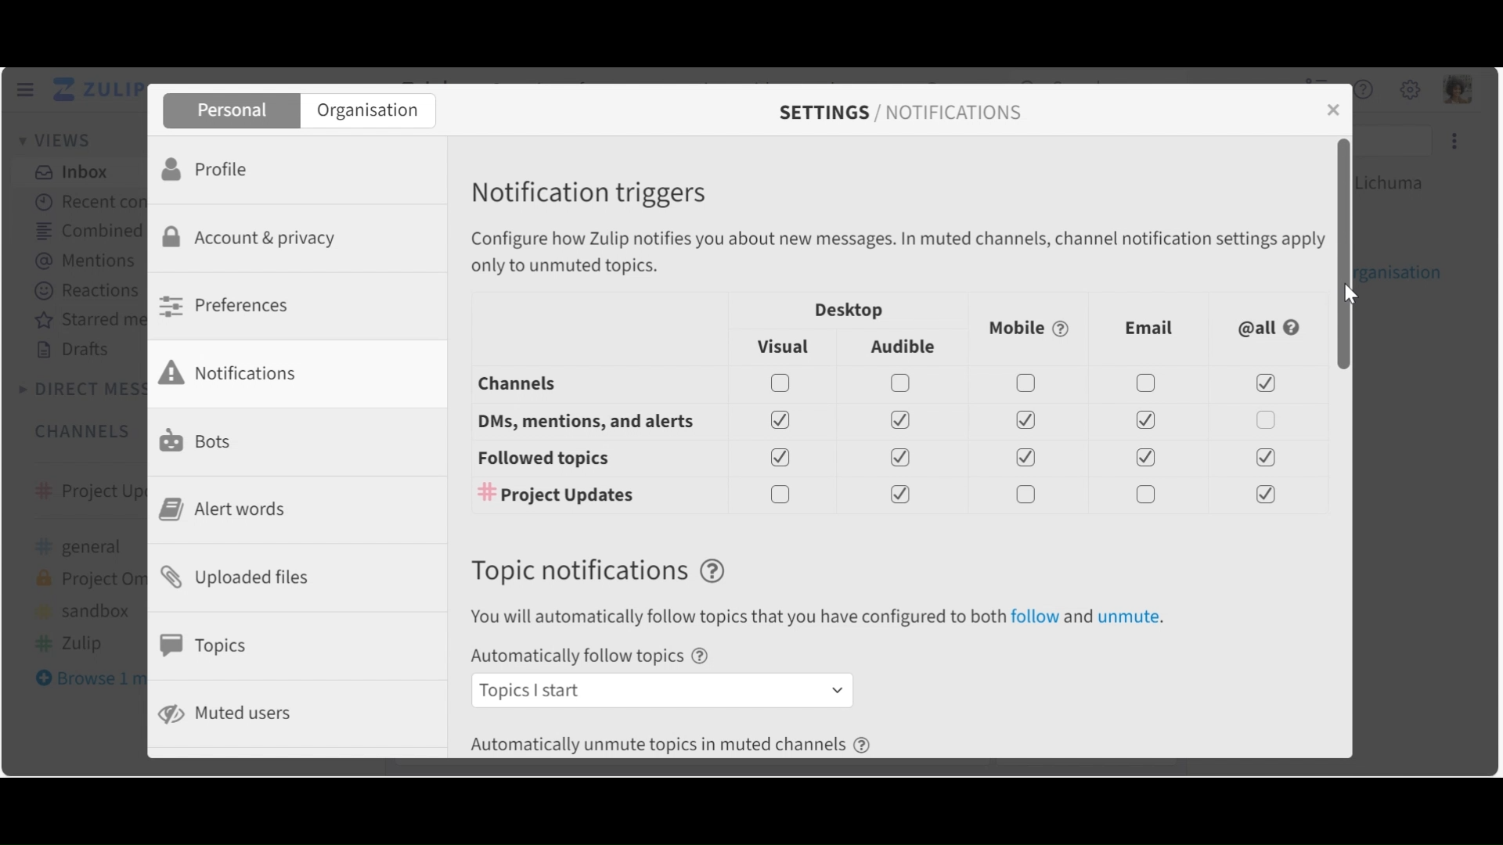 This screenshot has width=1503, height=845. I want to click on Vertical scroll bar, so click(1341, 255).